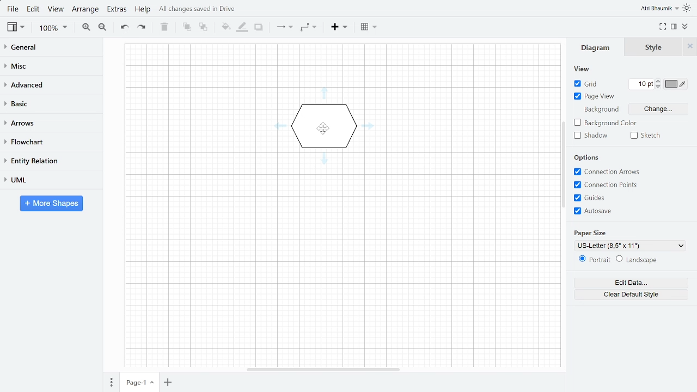 Image resolution: width=697 pixels, height=392 pixels. What do you see at coordinates (662, 26) in the screenshot?
I see `Full screen` at bounding box center [662, 26].